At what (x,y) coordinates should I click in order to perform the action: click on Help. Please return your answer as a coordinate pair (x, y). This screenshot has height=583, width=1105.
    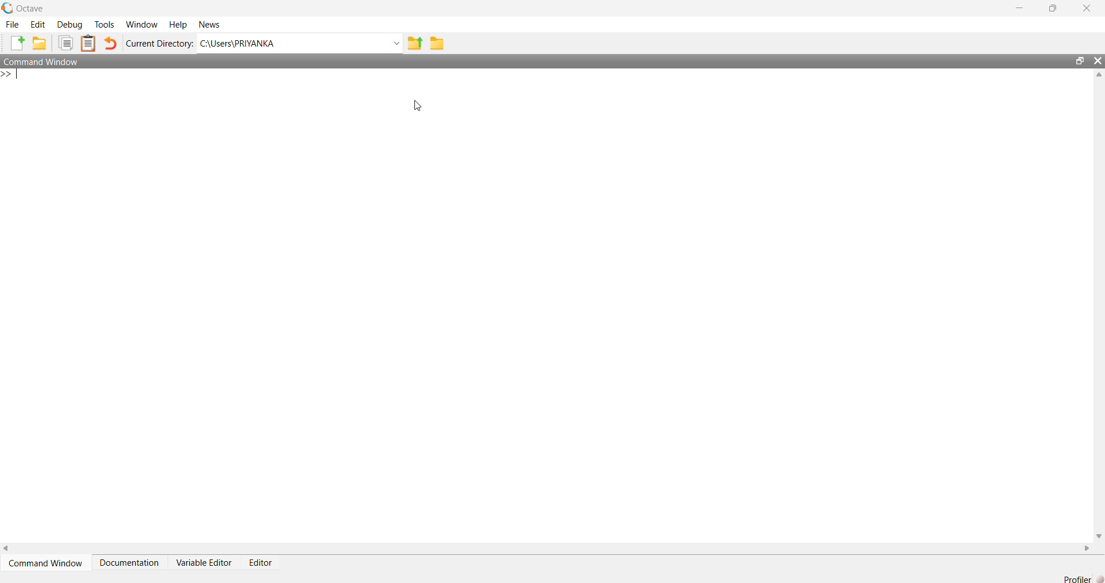
    Looking at the image, I should click on (176, 25).